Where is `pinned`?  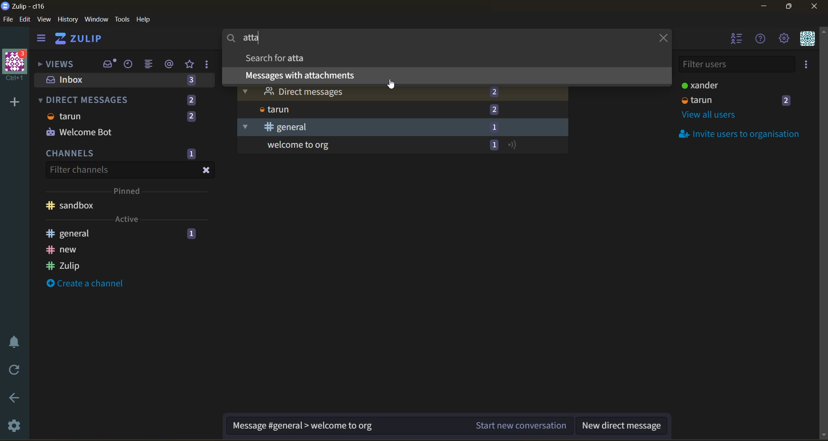
pinned is located at coordinates (129, 190).